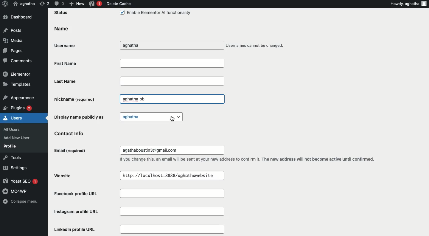 This screenshot has height=236, width=429. I want to click on Logo, so click(5, 4).